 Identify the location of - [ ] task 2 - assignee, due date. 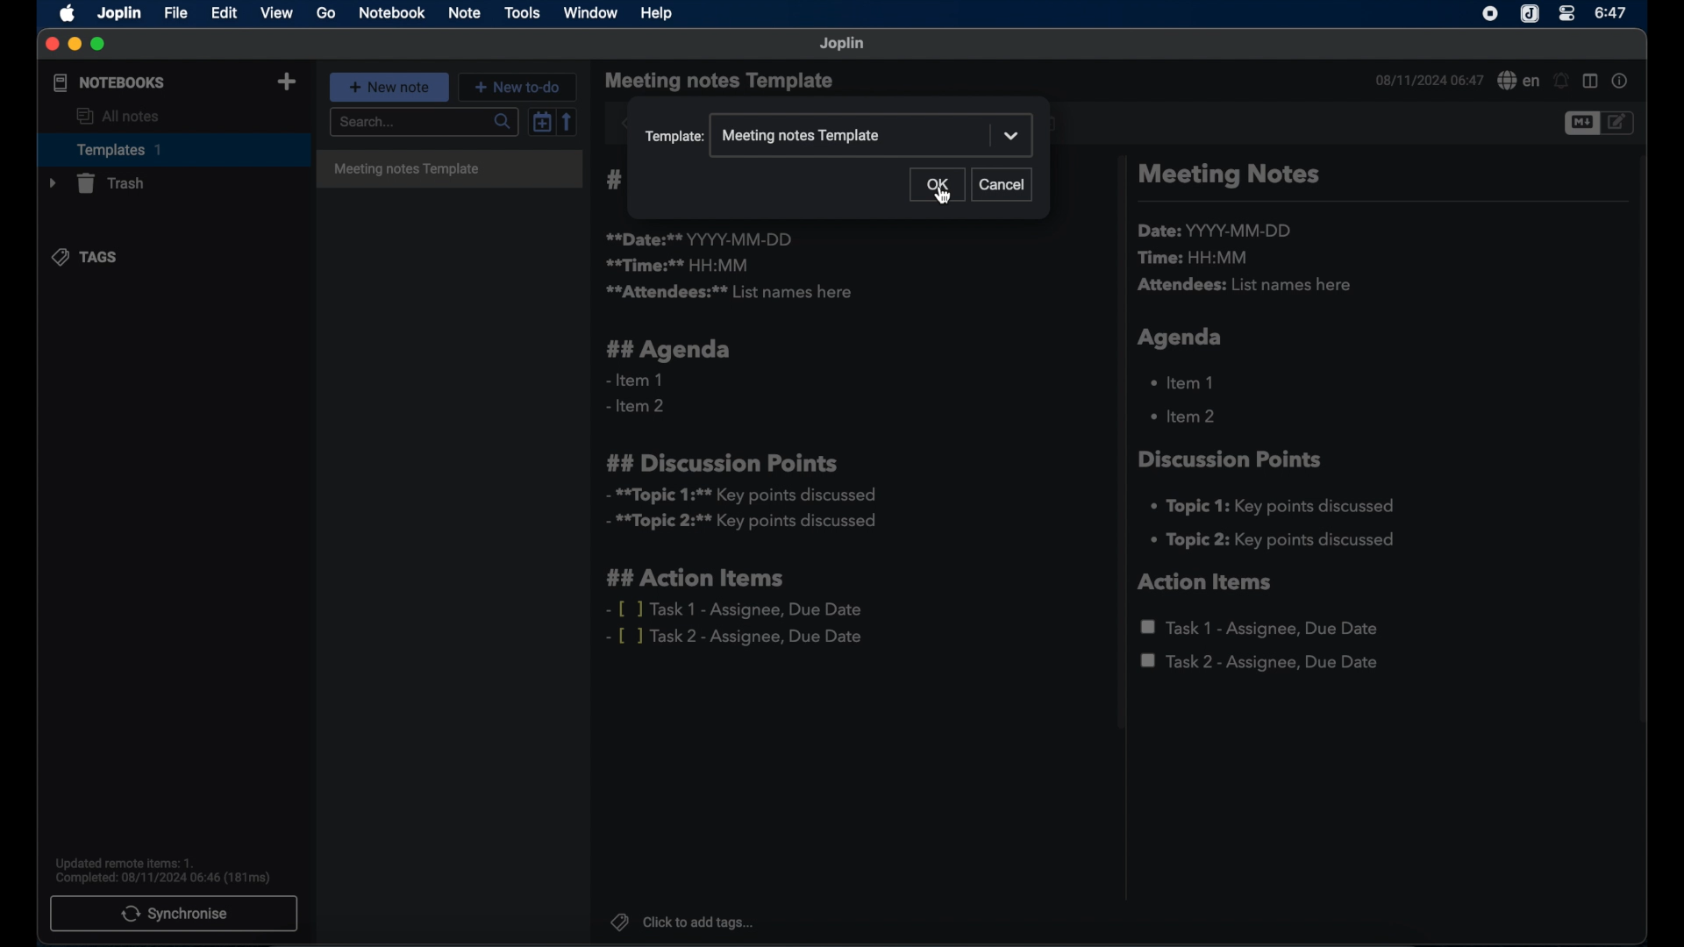
(738, 637).